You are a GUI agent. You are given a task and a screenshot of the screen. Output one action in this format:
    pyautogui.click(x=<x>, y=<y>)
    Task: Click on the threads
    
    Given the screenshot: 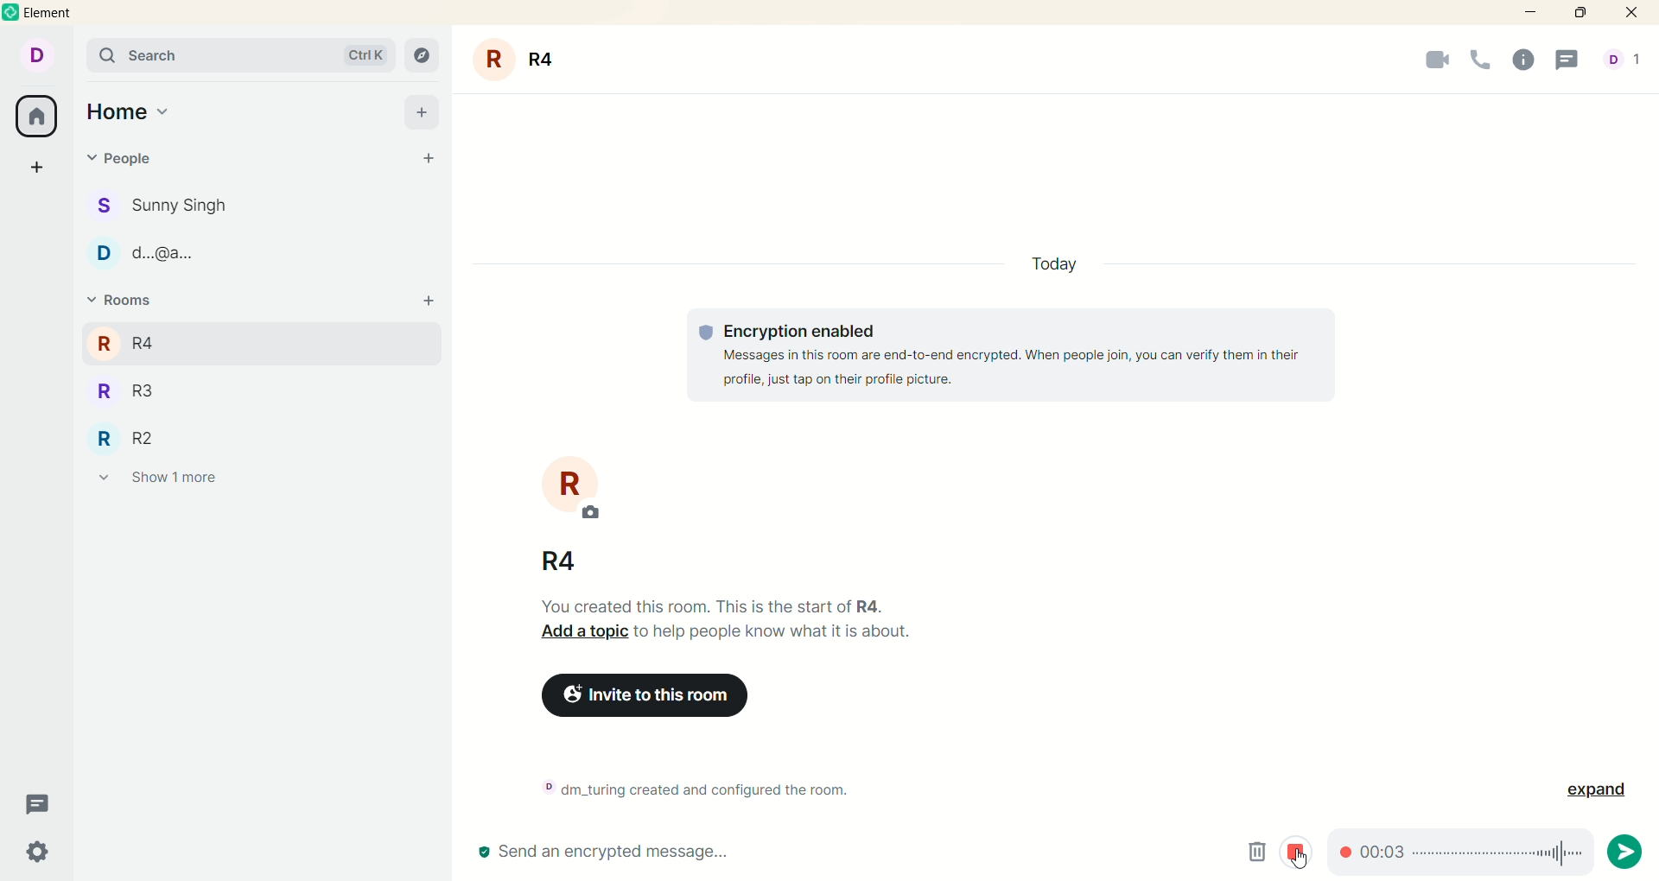 What is the action you would take?
    pyautogui.click(x=40, y=805)
    